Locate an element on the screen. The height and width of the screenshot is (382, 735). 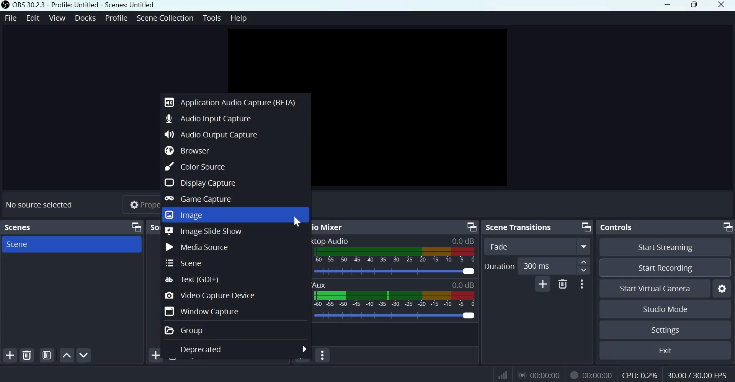
Color source is located at coordinates (194, 167).